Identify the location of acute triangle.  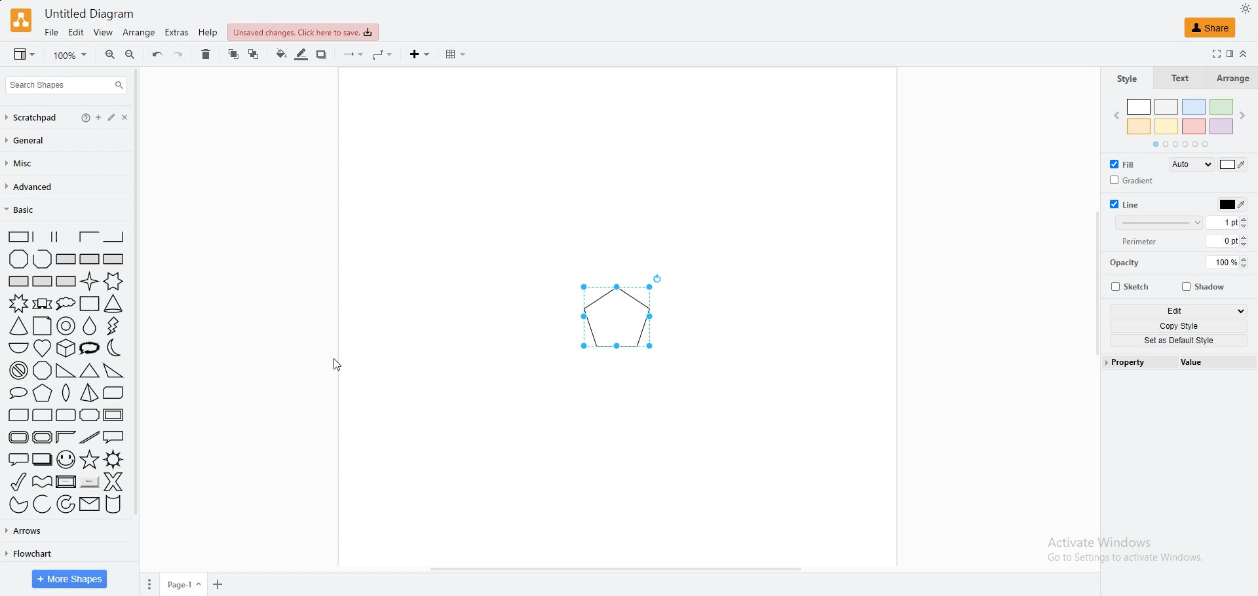
(90, 371).